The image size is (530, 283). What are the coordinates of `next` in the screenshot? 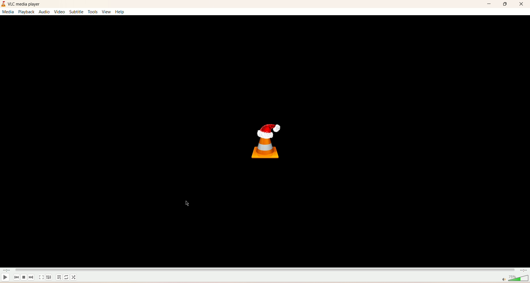 It's located at (31, 277).